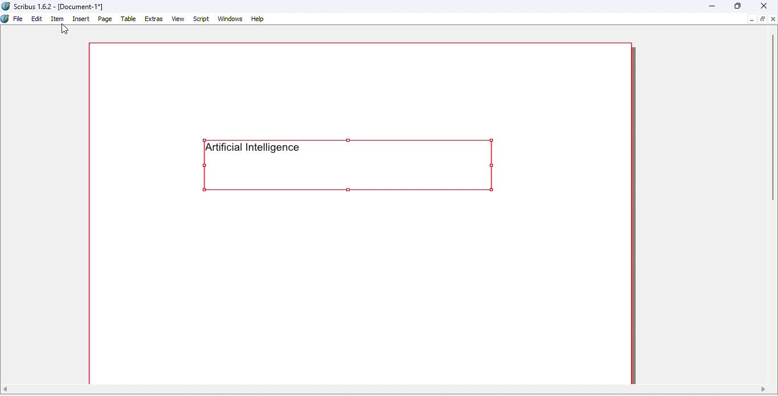  What do you see at coordinates (773, 19) in the screenshot?
I see `Close document` at bounding box center [773, 19].